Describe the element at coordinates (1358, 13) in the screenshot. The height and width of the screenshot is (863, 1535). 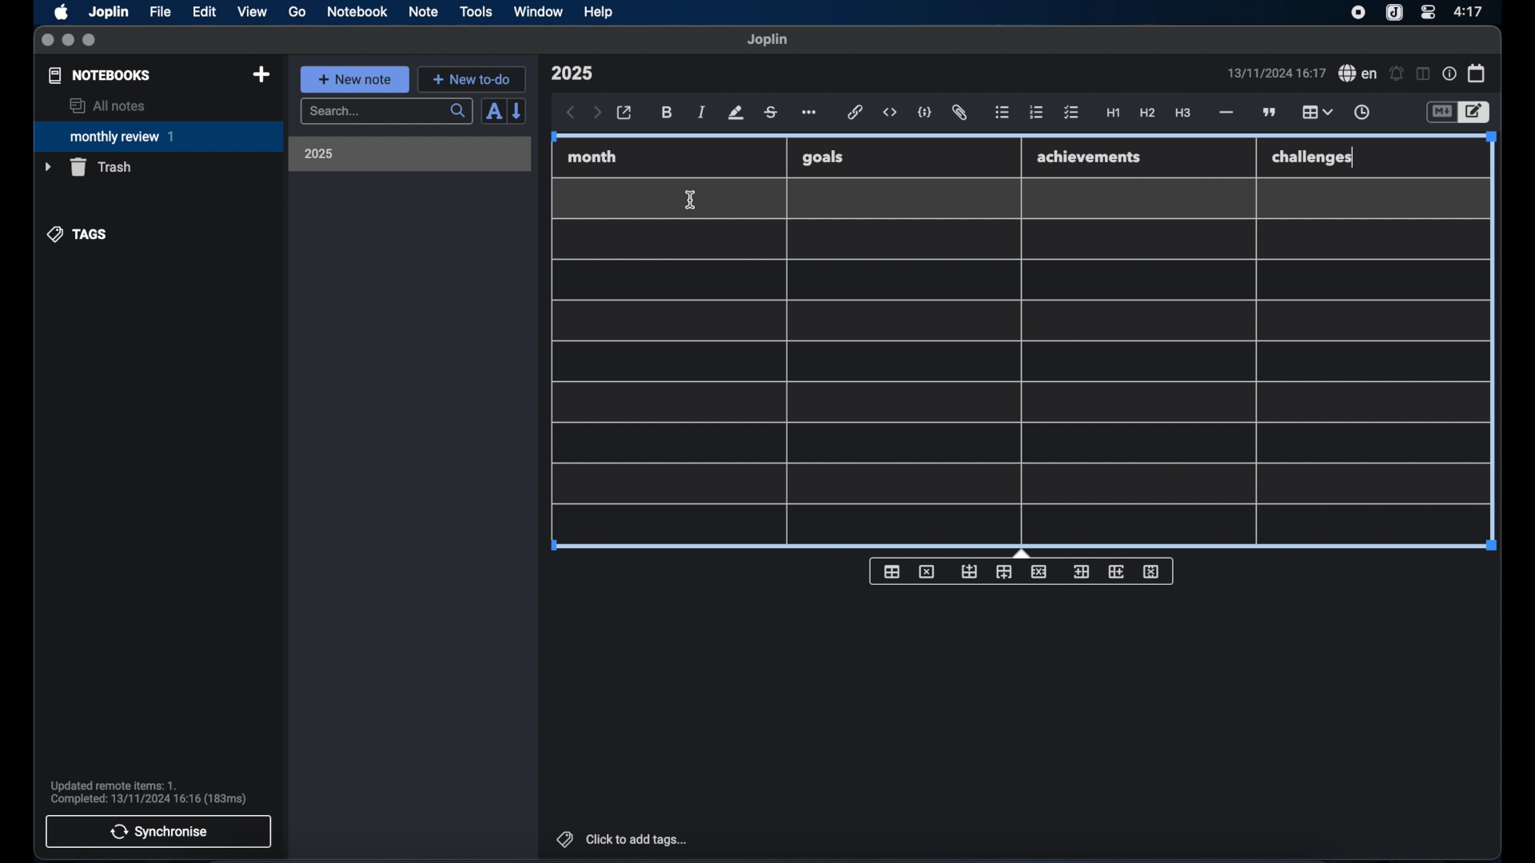
I see `screen recorder icon` at that location.